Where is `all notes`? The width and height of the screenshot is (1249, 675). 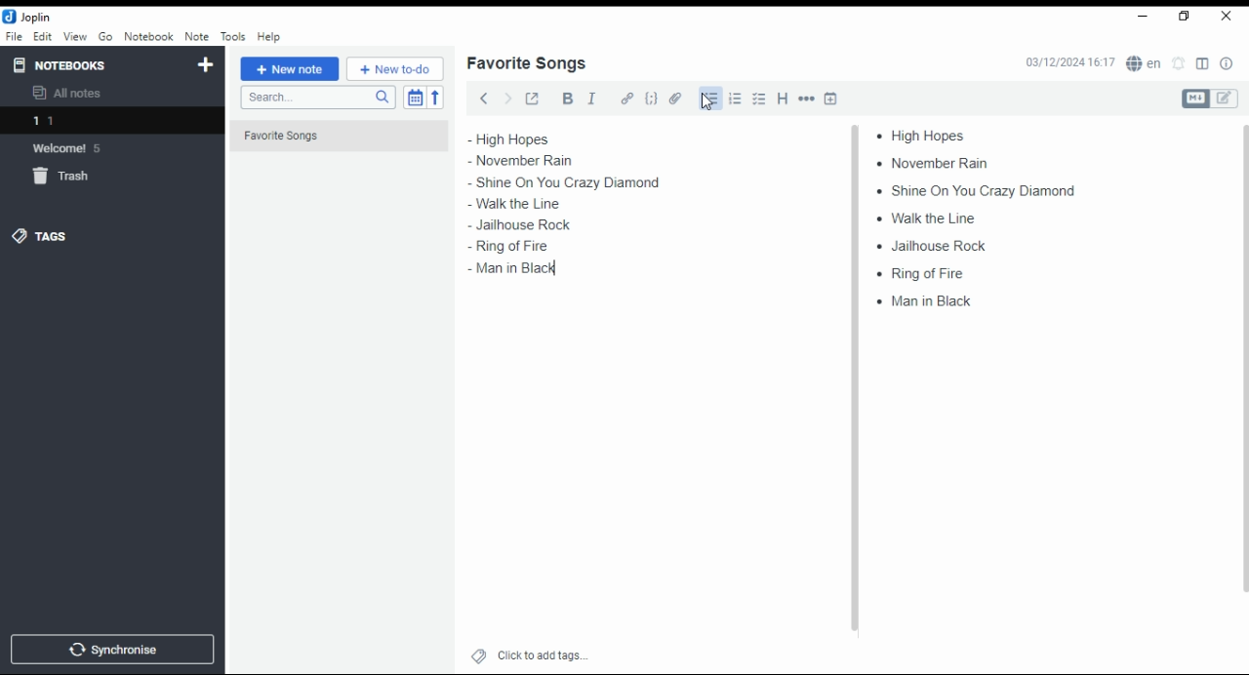
all notes is located at coordinates (72, 94).